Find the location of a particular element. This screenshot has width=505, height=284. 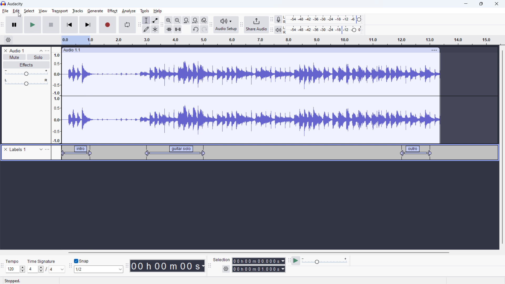

transport is located at coordinates (60, 11).